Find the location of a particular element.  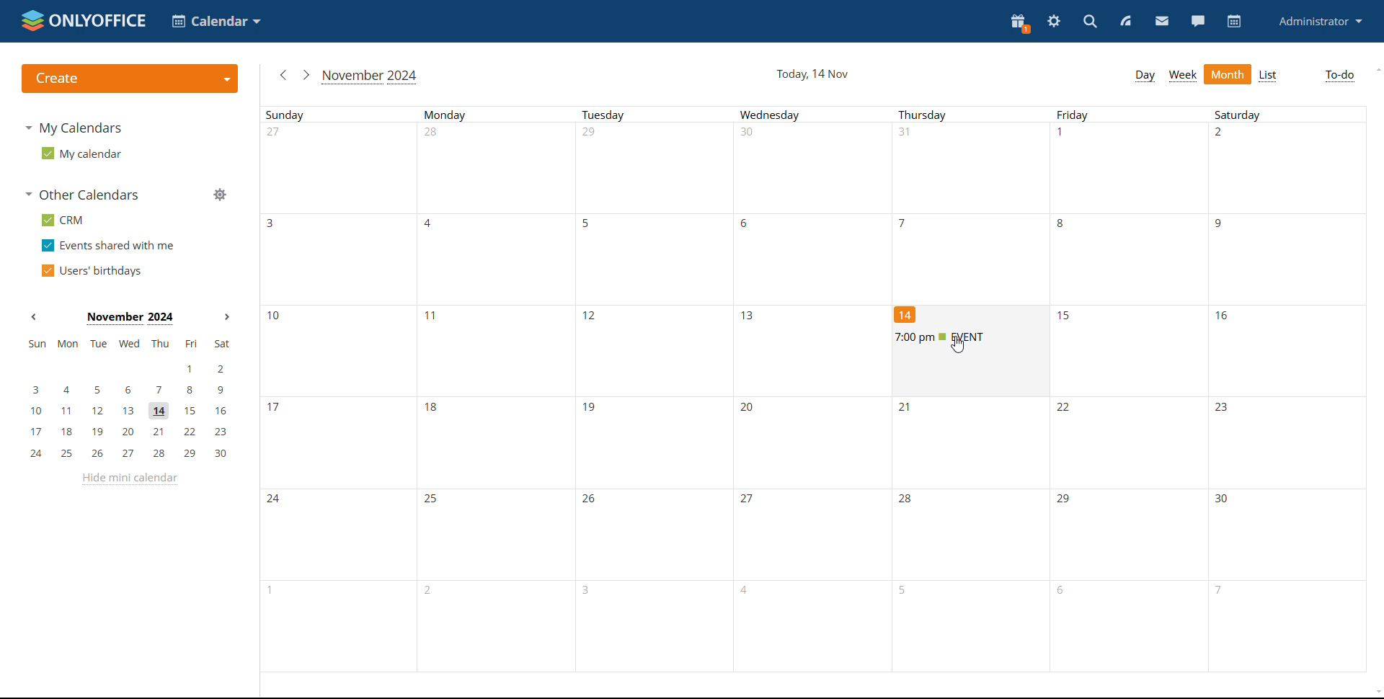

week view is located at coordinates (1182, 75).